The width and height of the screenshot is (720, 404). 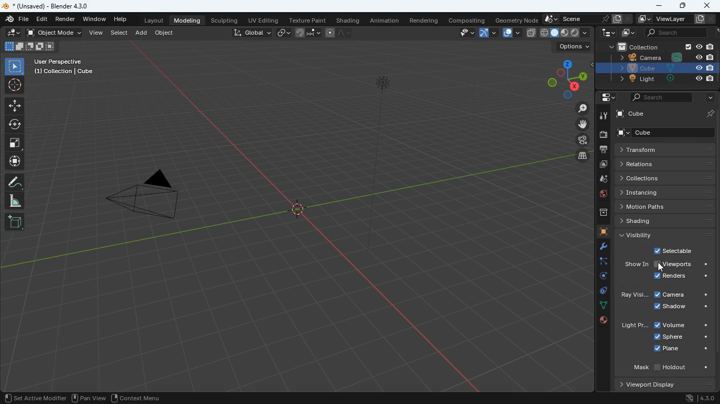 I want to click on edge, so click(x=601, y=261).